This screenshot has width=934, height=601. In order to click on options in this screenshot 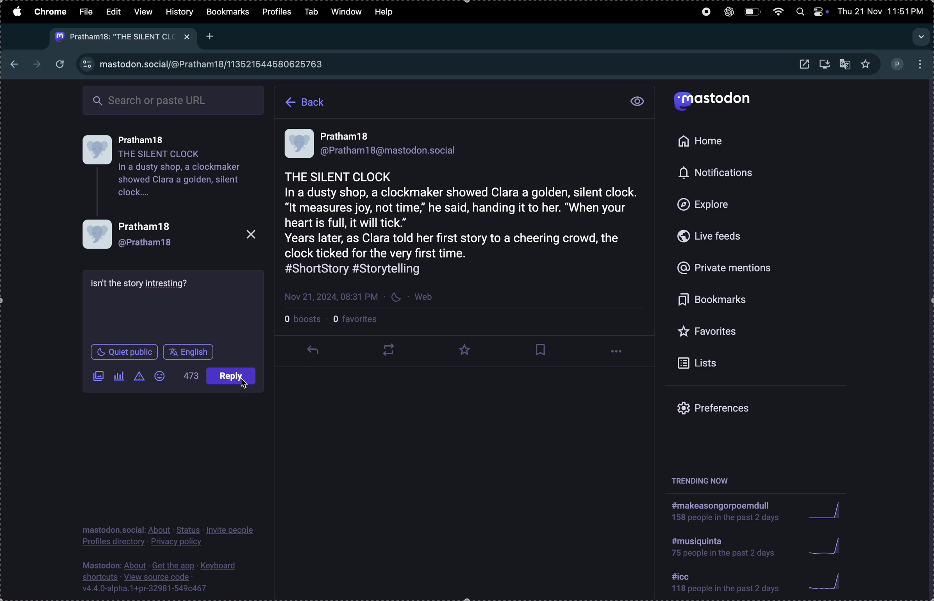, I will do `click(920, 64)`.